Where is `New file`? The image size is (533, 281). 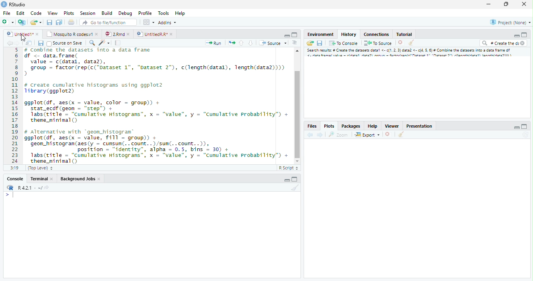
New file is located at coordinates (8, 21).